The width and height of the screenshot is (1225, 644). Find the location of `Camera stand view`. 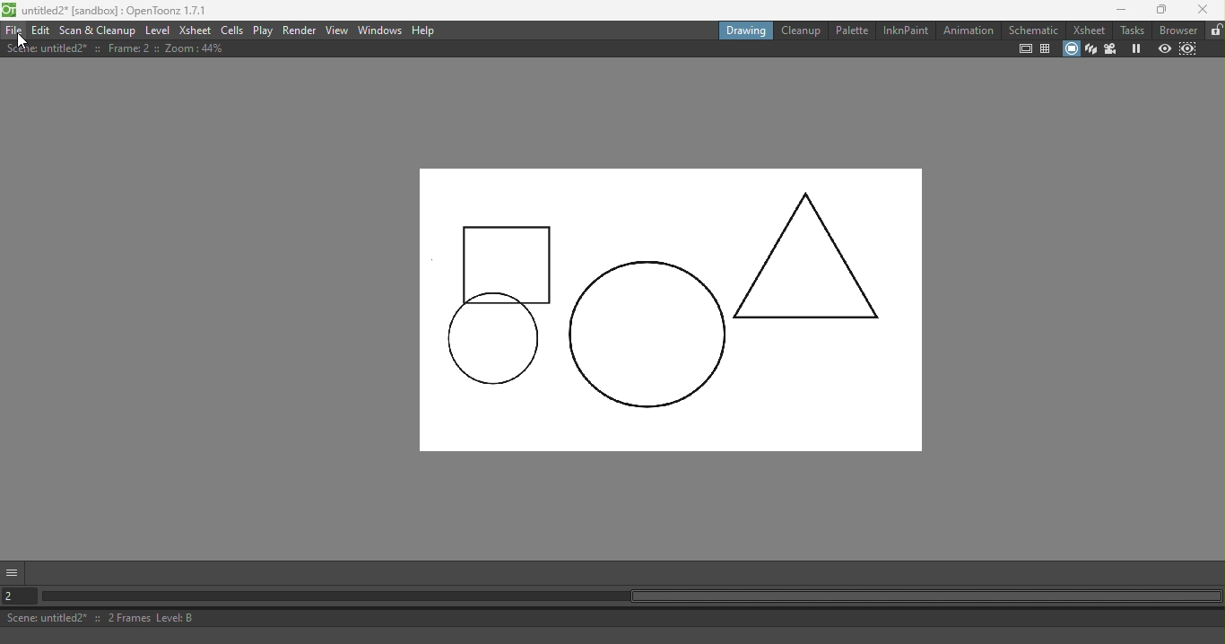

Camera stand view is located at coordinates (1070, 50).